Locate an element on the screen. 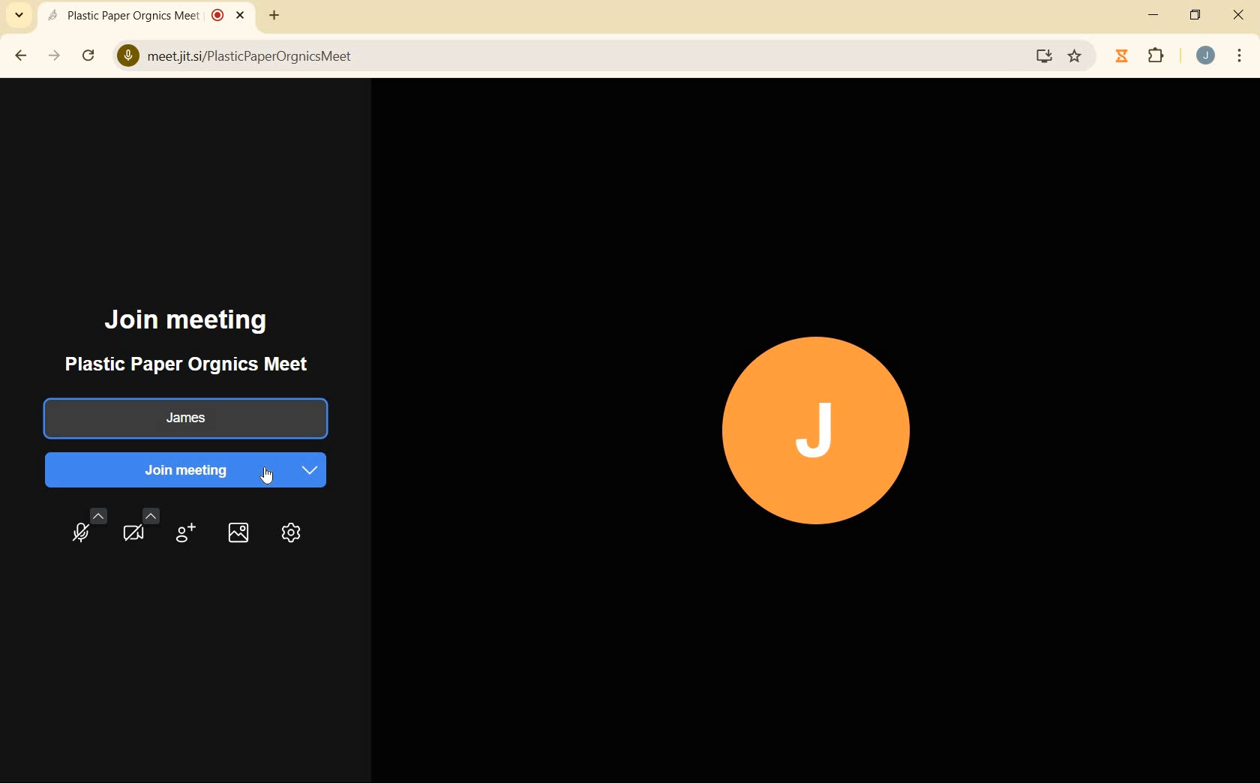  select background is located at coordinates (237, 532).